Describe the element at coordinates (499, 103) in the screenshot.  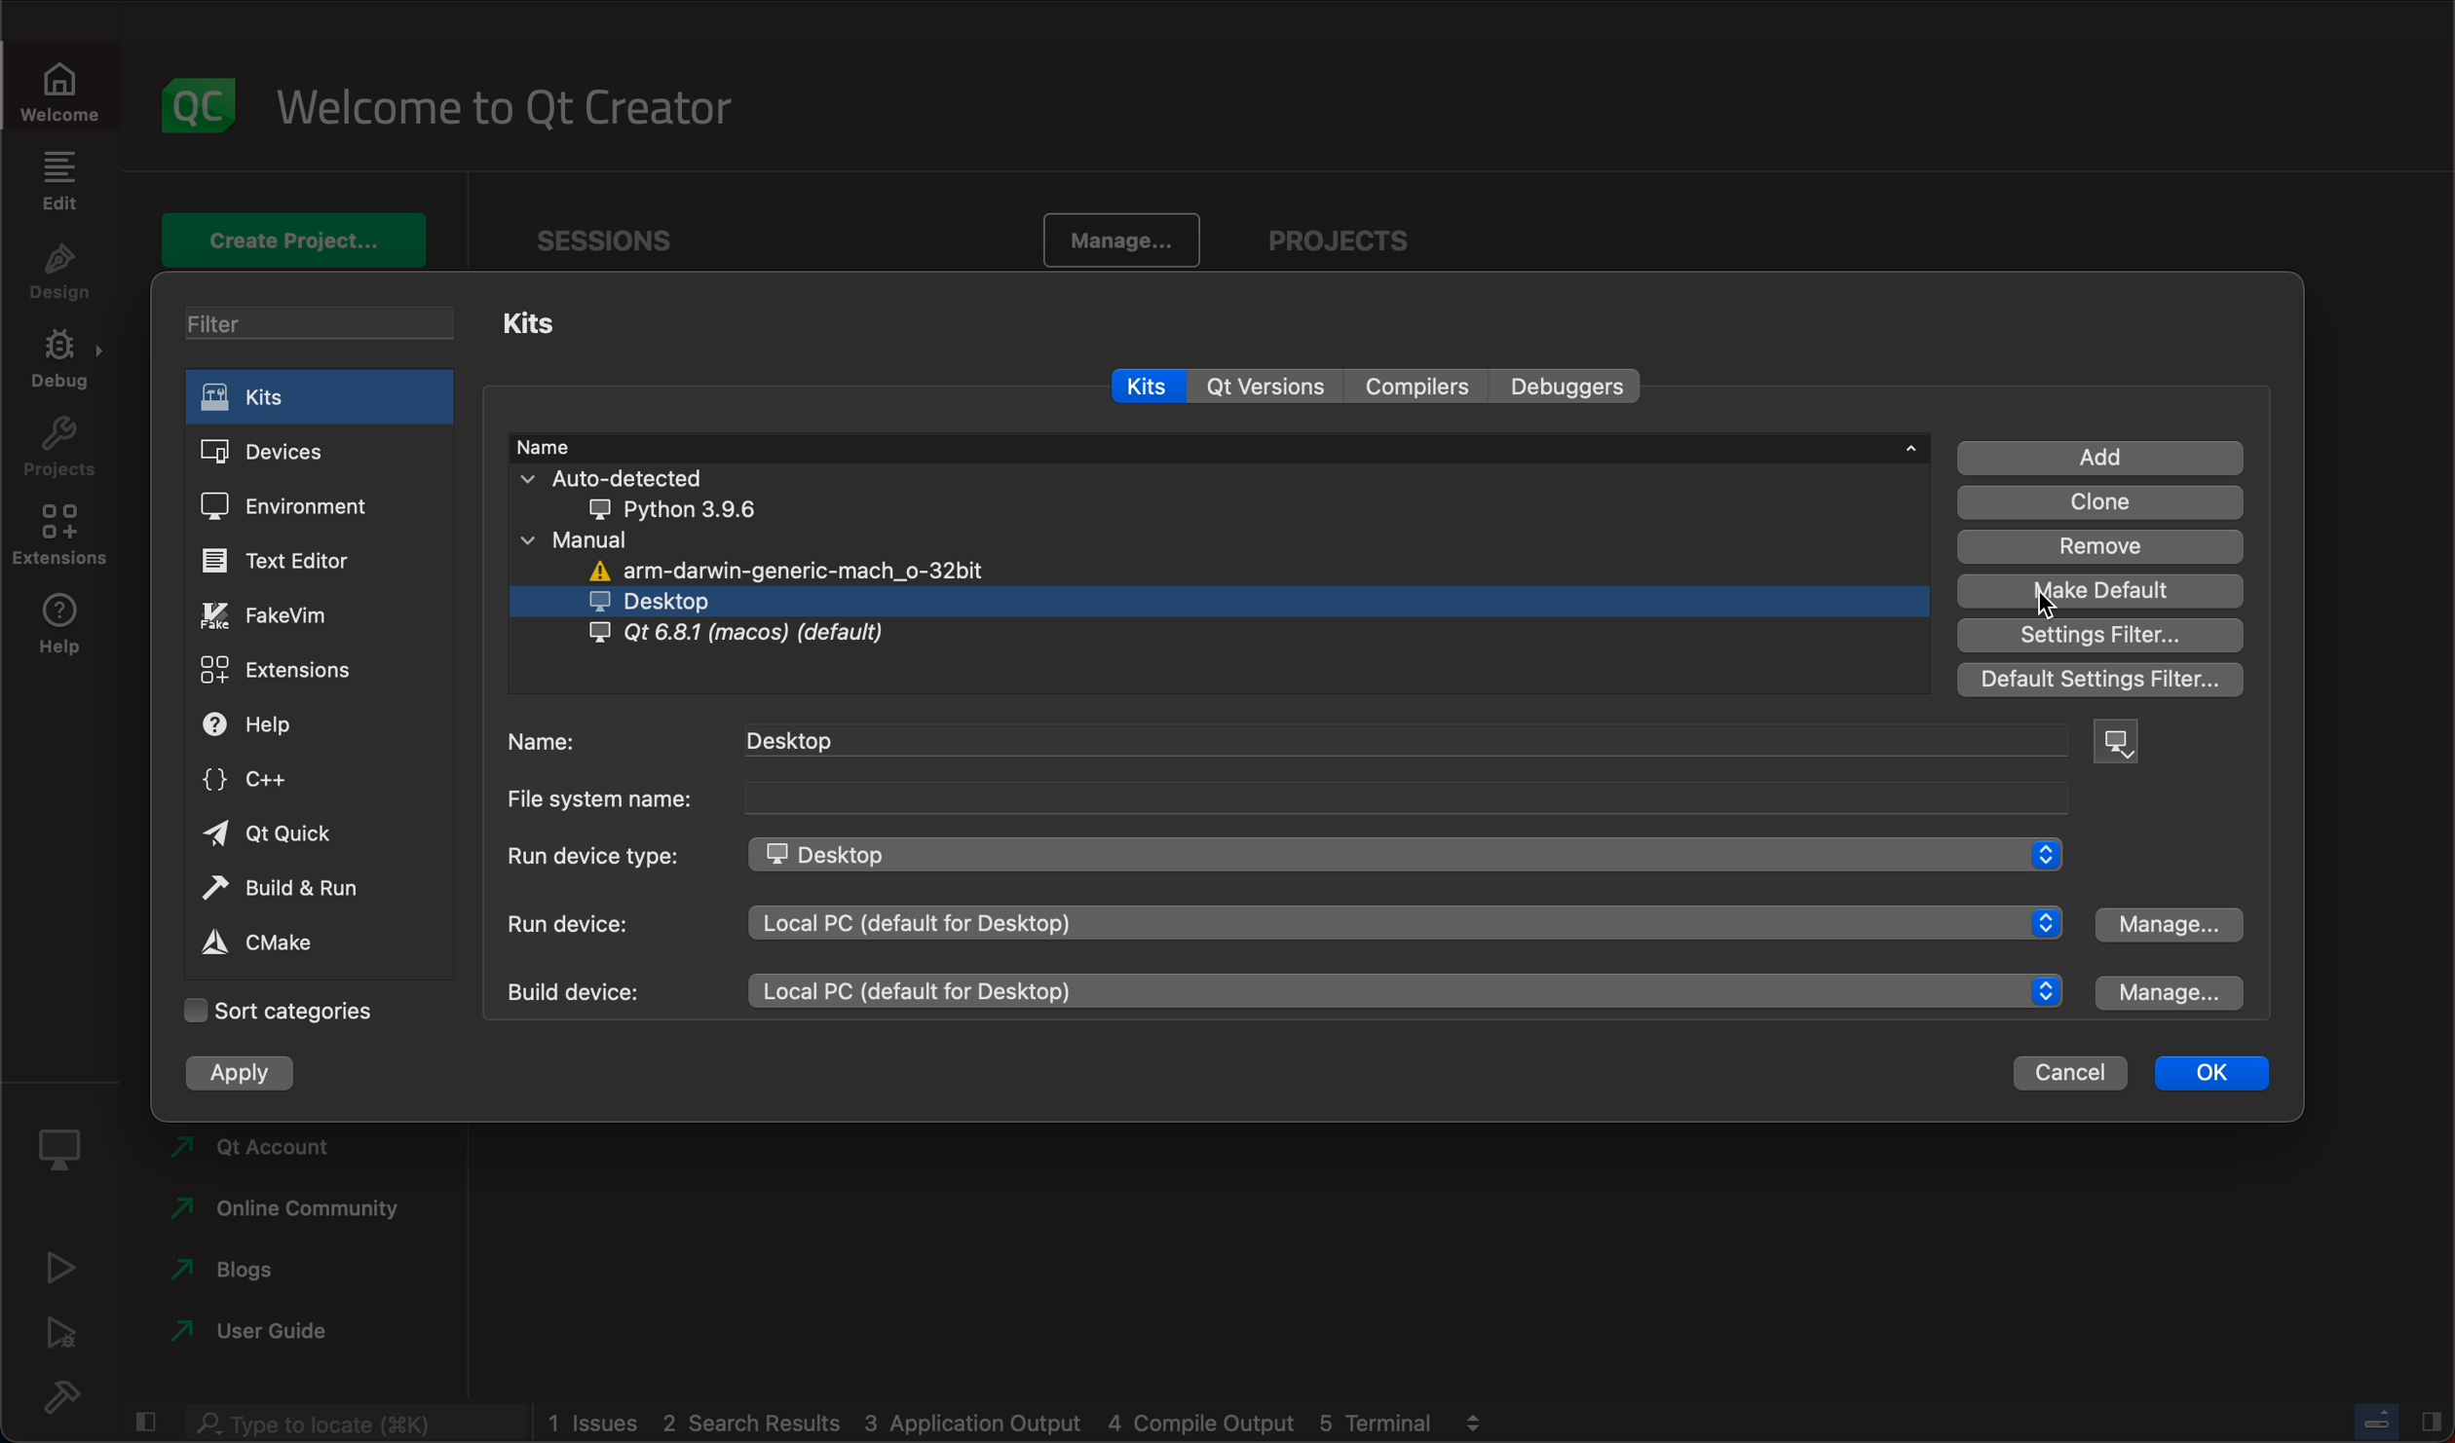
I see `welcome to qt creator` at that location.